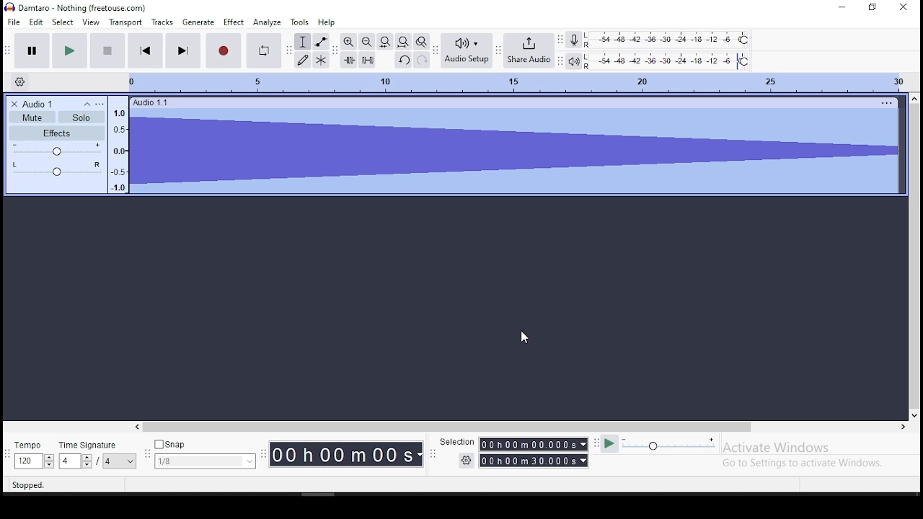 This screenshot has height=519, width=923. What do you see at coordinates (322, 60) in the screenshot?
I see `multi tool` at bounding box center [322, 60].